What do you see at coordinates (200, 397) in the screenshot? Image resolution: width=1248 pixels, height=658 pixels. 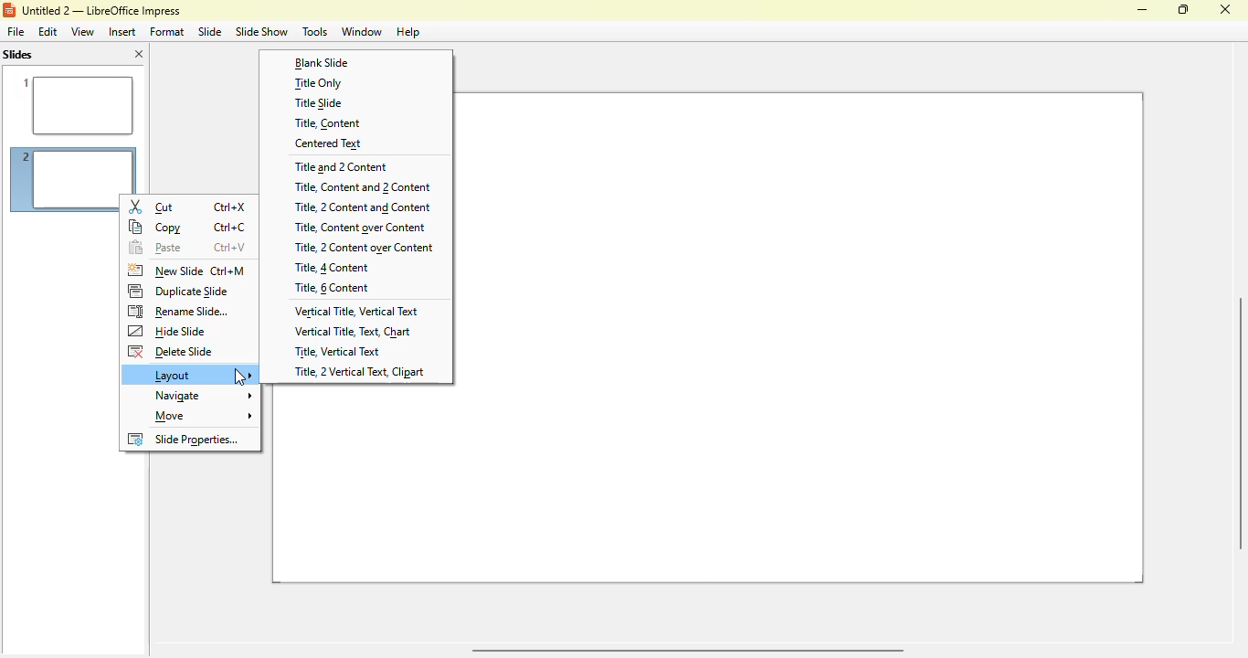 I see `navigate` at bounding box center [200, 397].